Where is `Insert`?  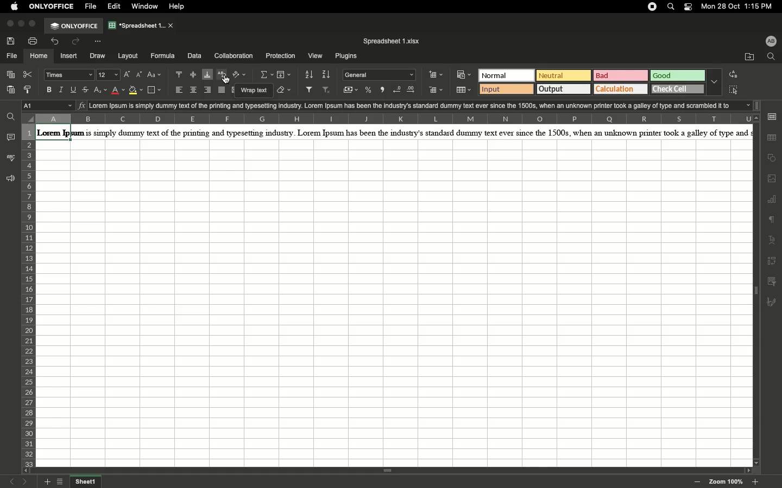 Insert is located at coordinates (70, 56).